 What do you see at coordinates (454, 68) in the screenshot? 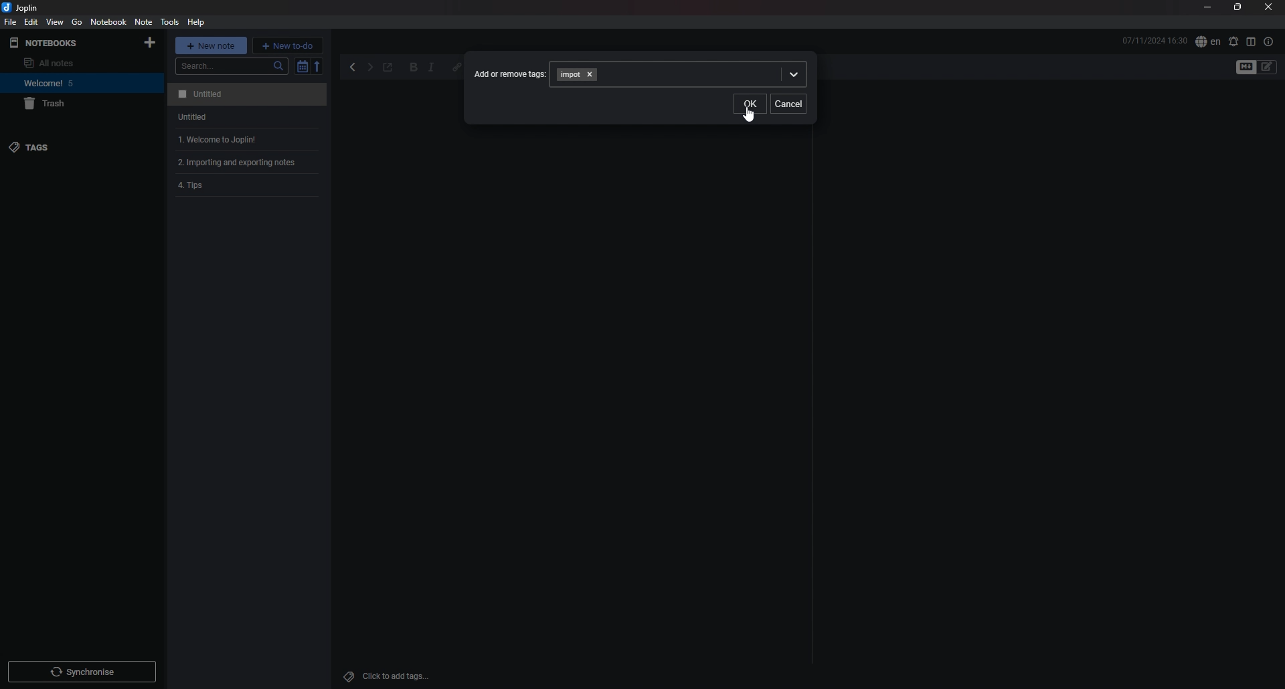
I see `hyperlink` at bounding box center [454, 68].